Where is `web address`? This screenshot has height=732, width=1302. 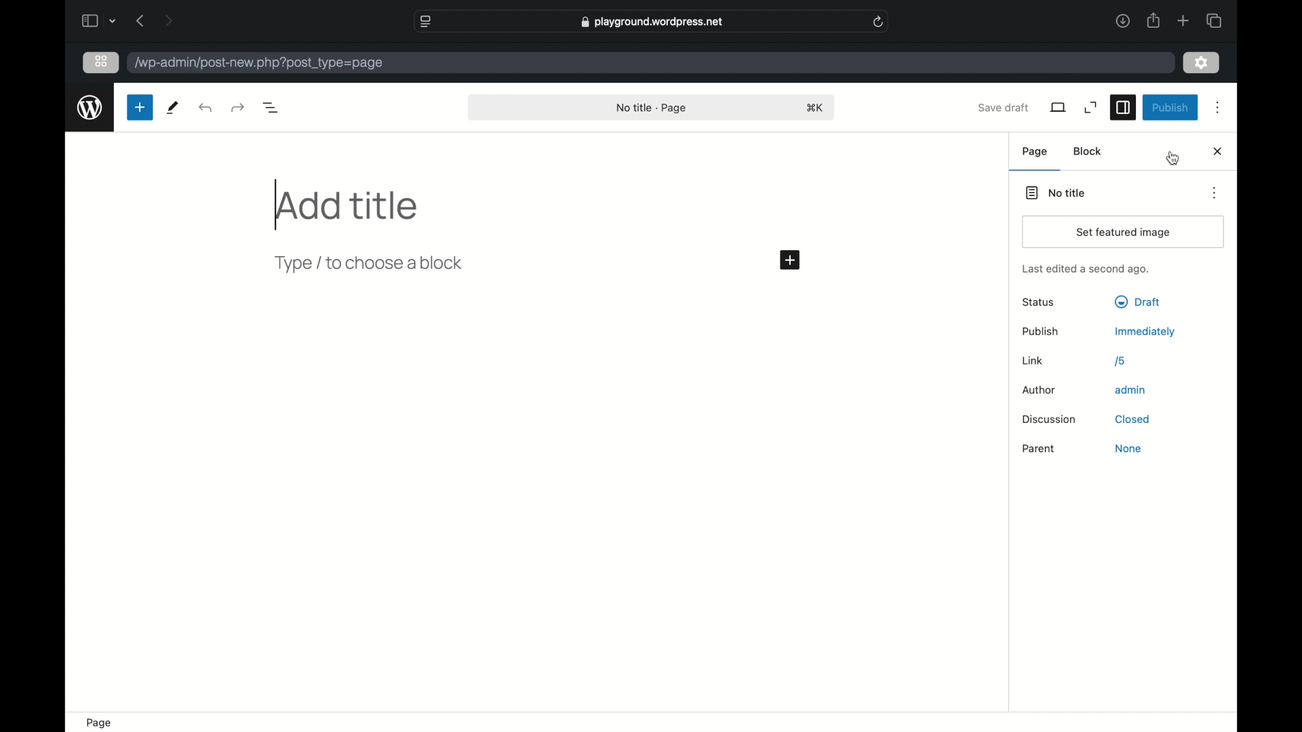
web address is located at coordinates (653, 22).